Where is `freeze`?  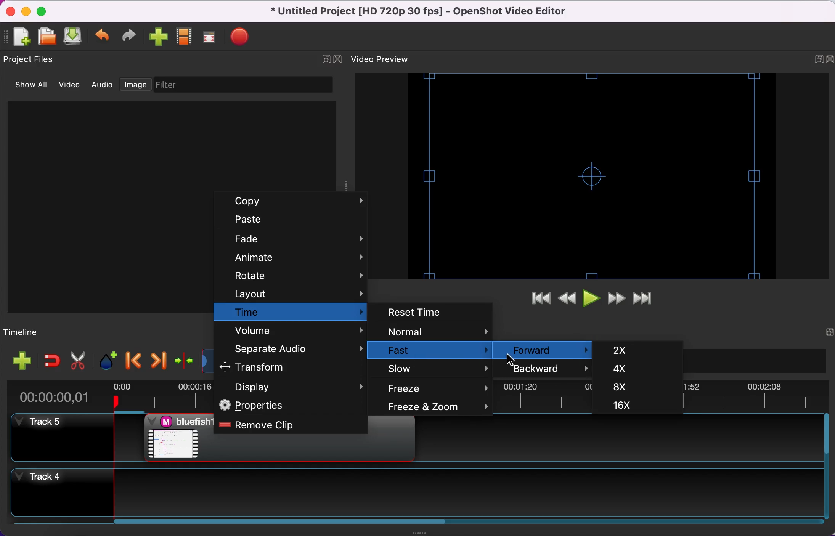 freeze is located at coordinates (439, 388).